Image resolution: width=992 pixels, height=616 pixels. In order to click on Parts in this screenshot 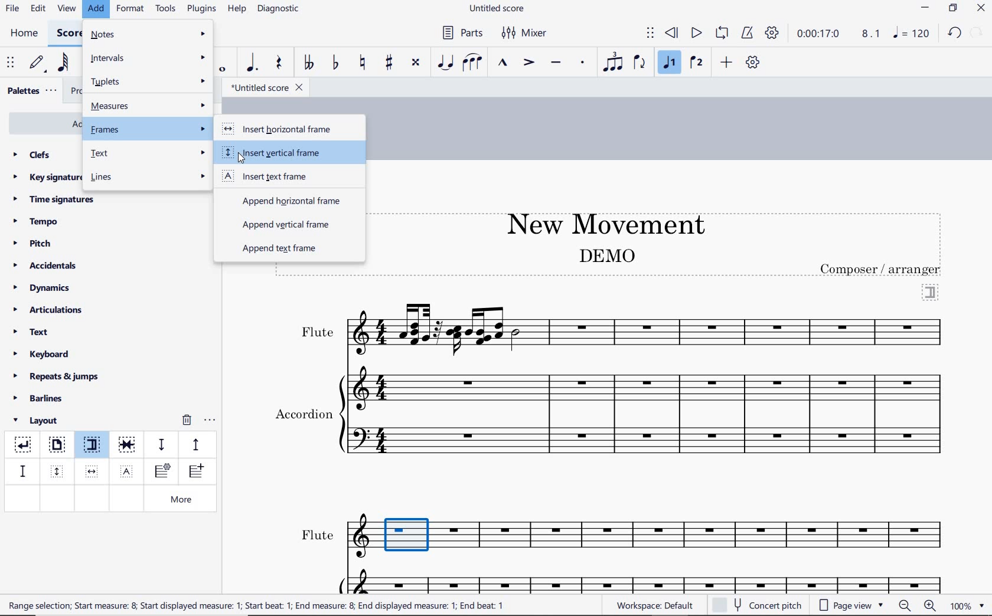, I will do `click(460, 33)`.